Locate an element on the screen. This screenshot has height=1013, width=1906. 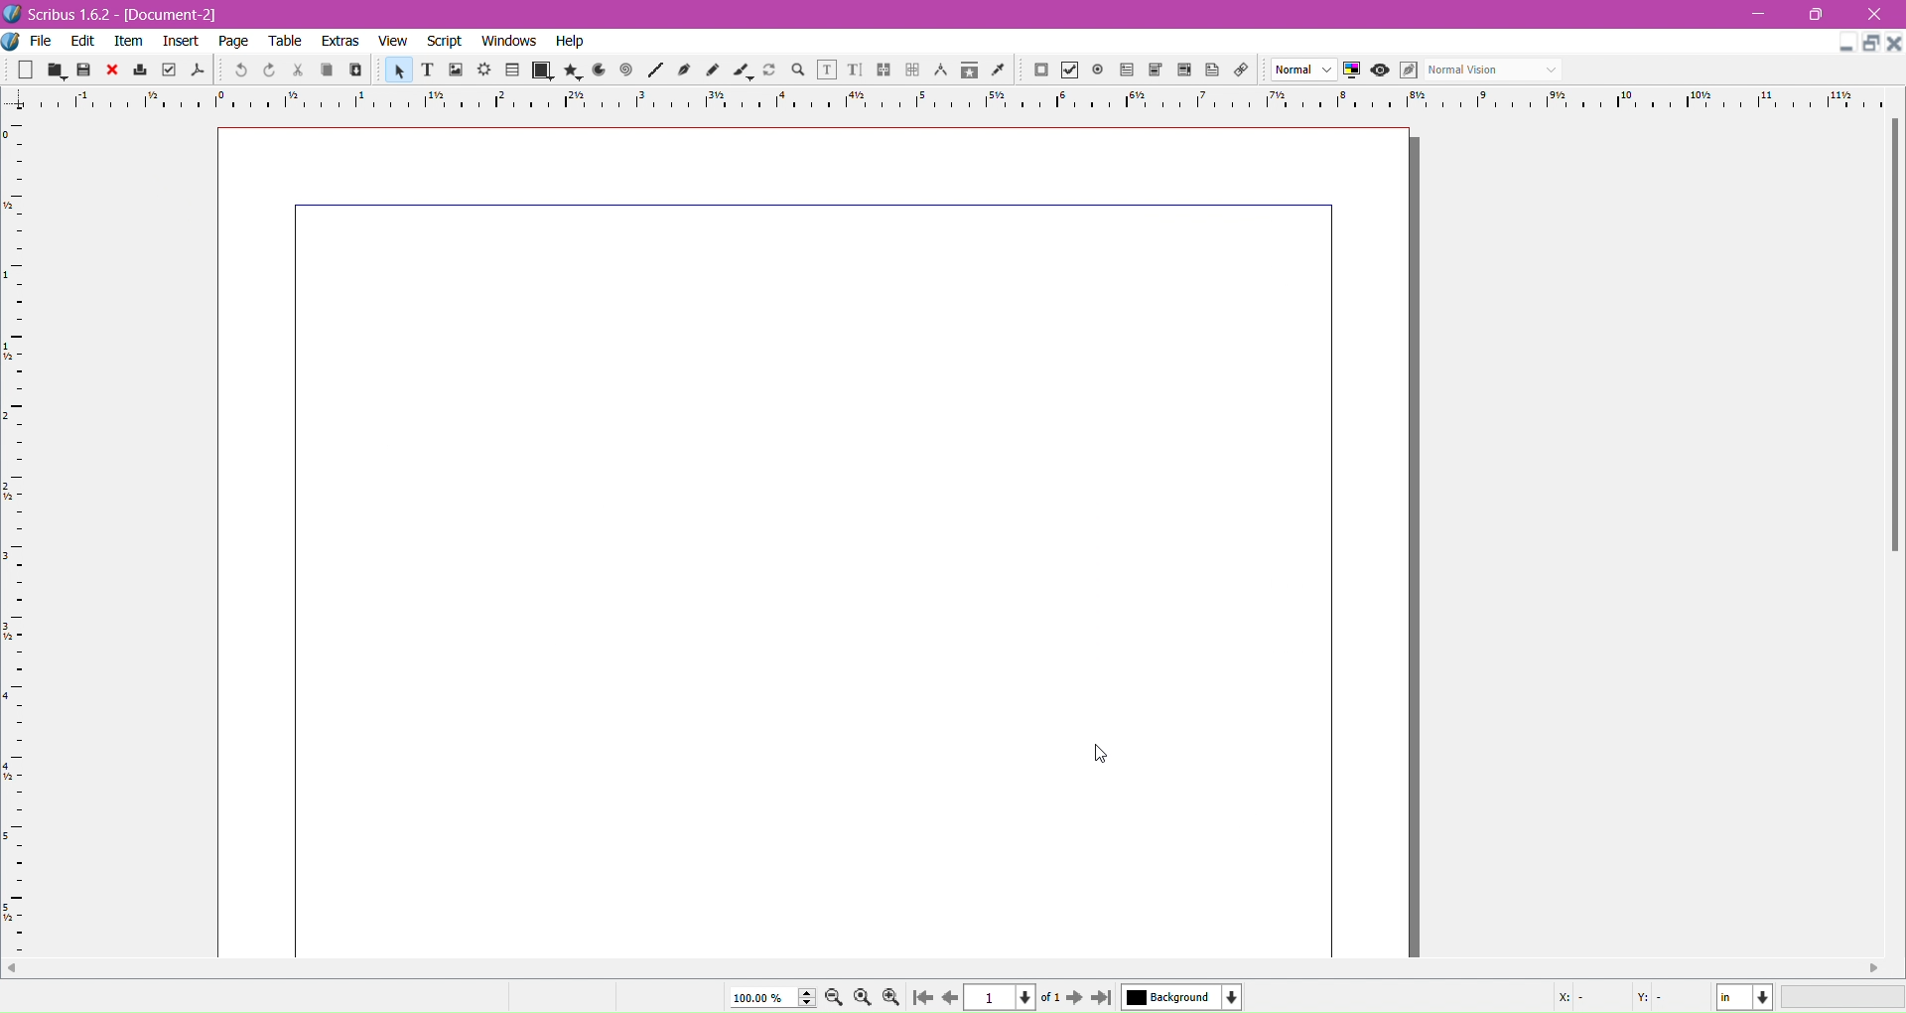
close is located at coordinates (1876, 12).